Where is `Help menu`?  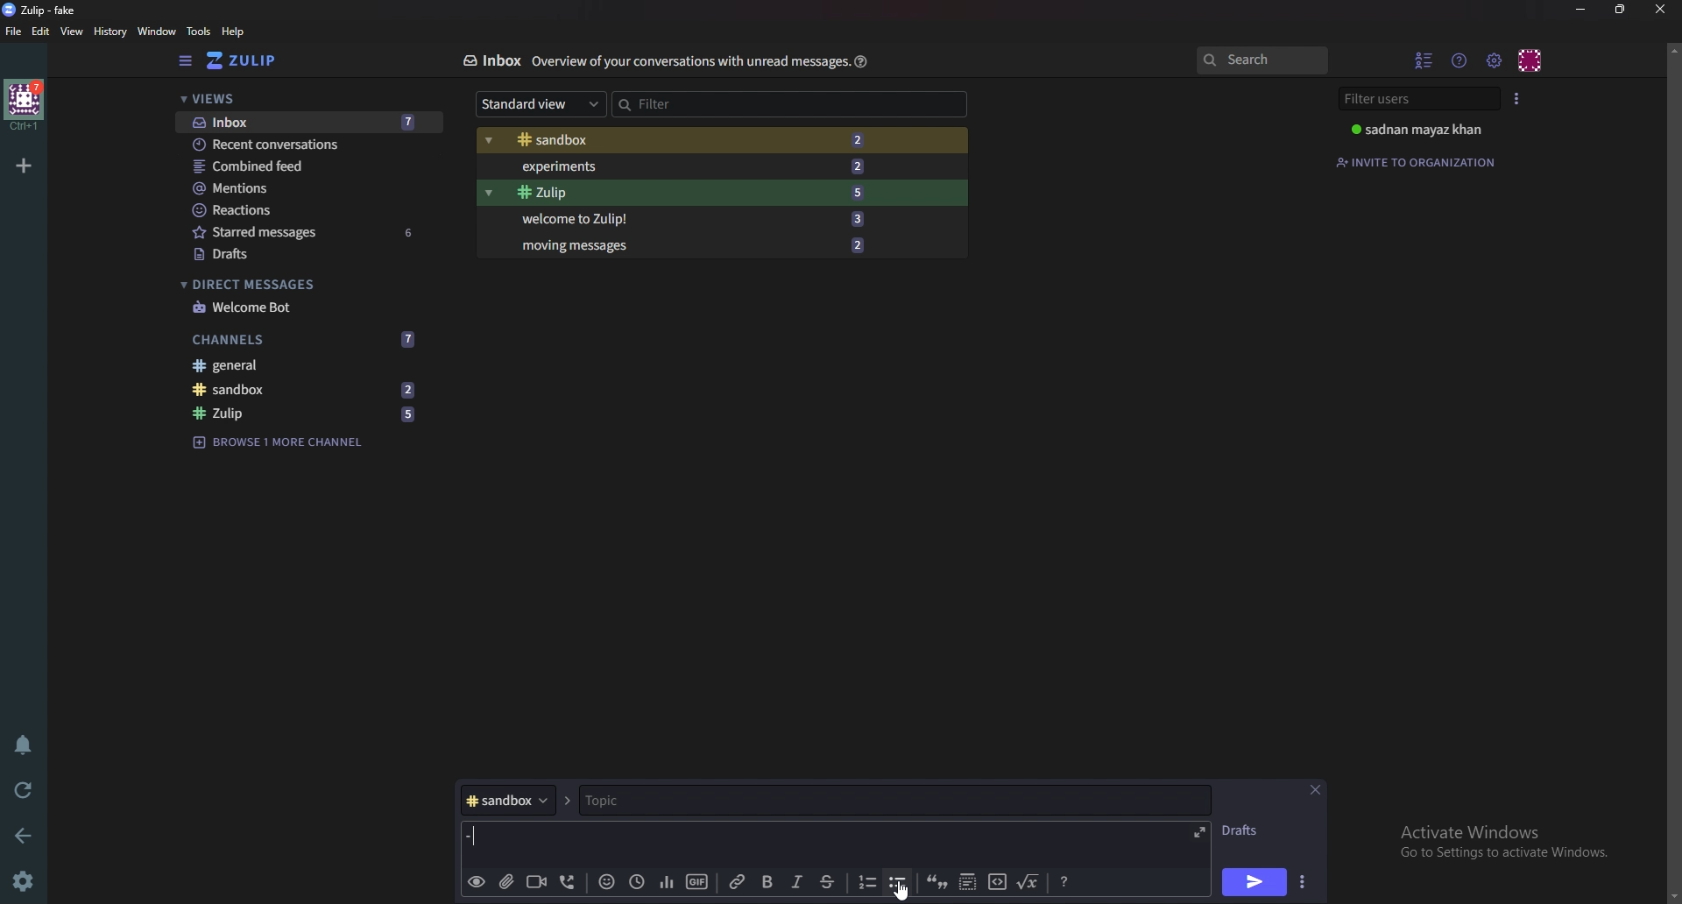 Help menu is located at coordinates (1460, 60).